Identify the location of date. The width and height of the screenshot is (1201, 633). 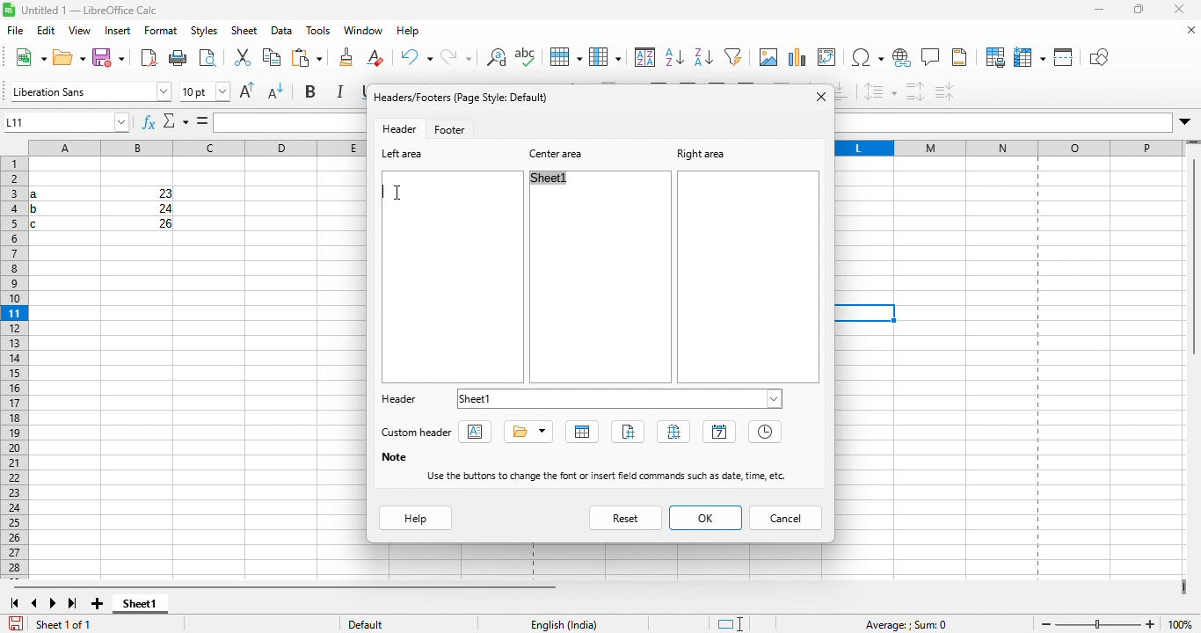
(718, 433).